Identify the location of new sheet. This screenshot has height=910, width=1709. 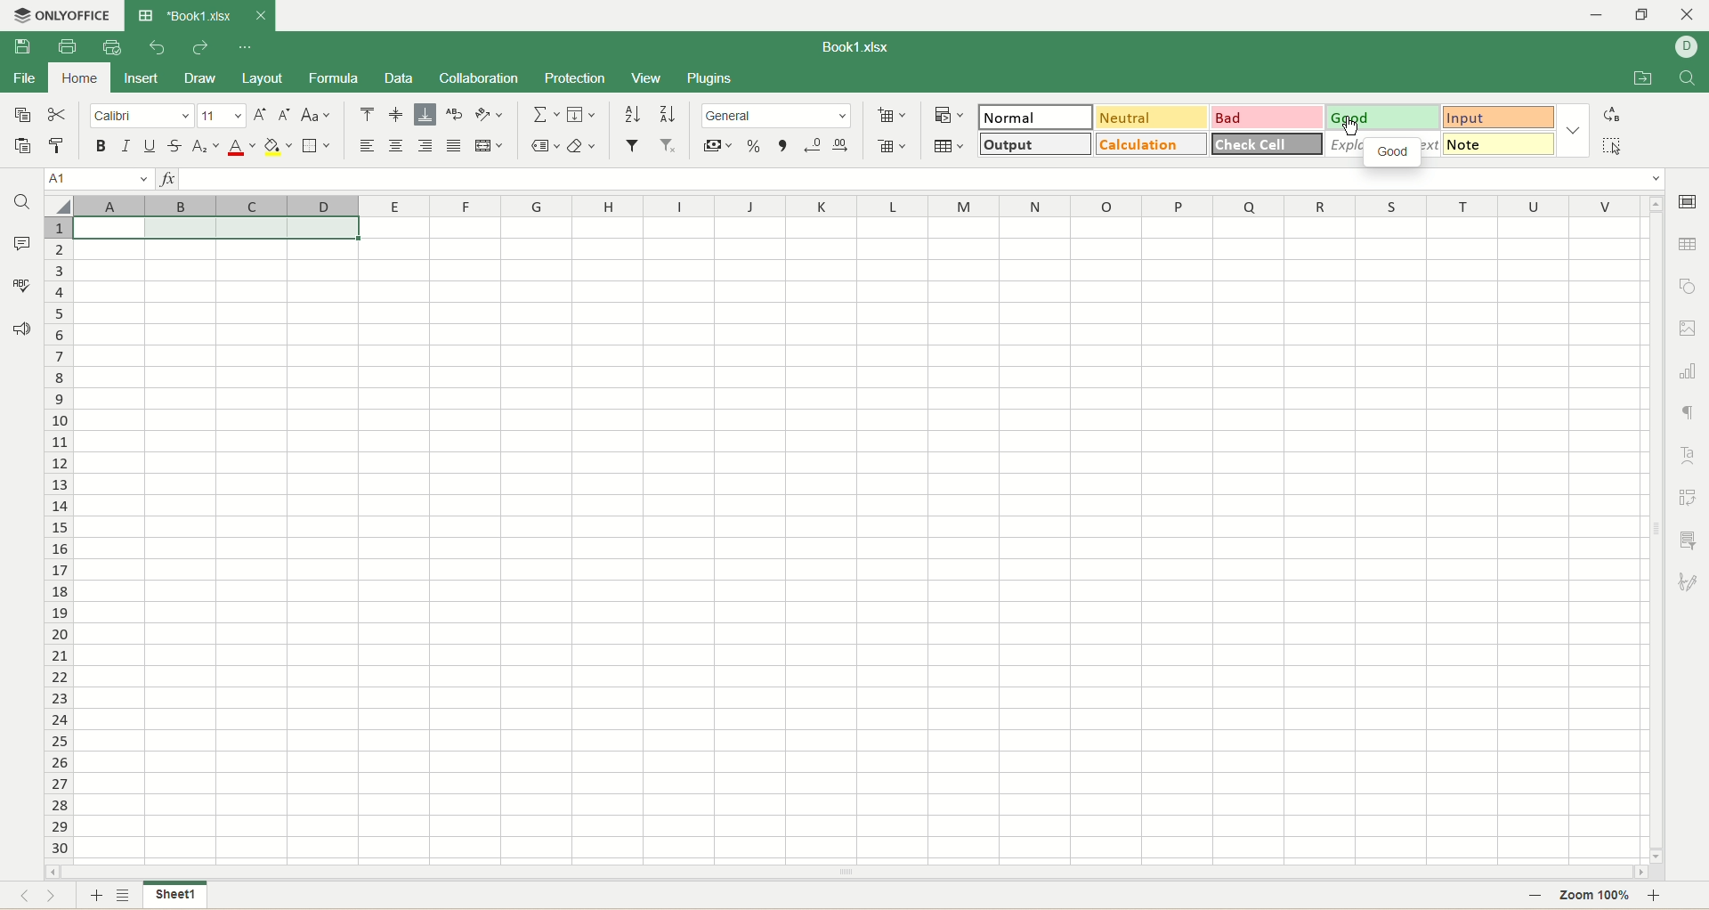
(94, 897).